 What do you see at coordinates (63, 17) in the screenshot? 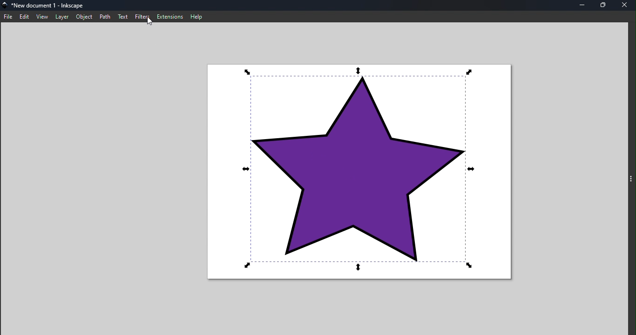
I see `Layer` at bounding box center [63, 17].